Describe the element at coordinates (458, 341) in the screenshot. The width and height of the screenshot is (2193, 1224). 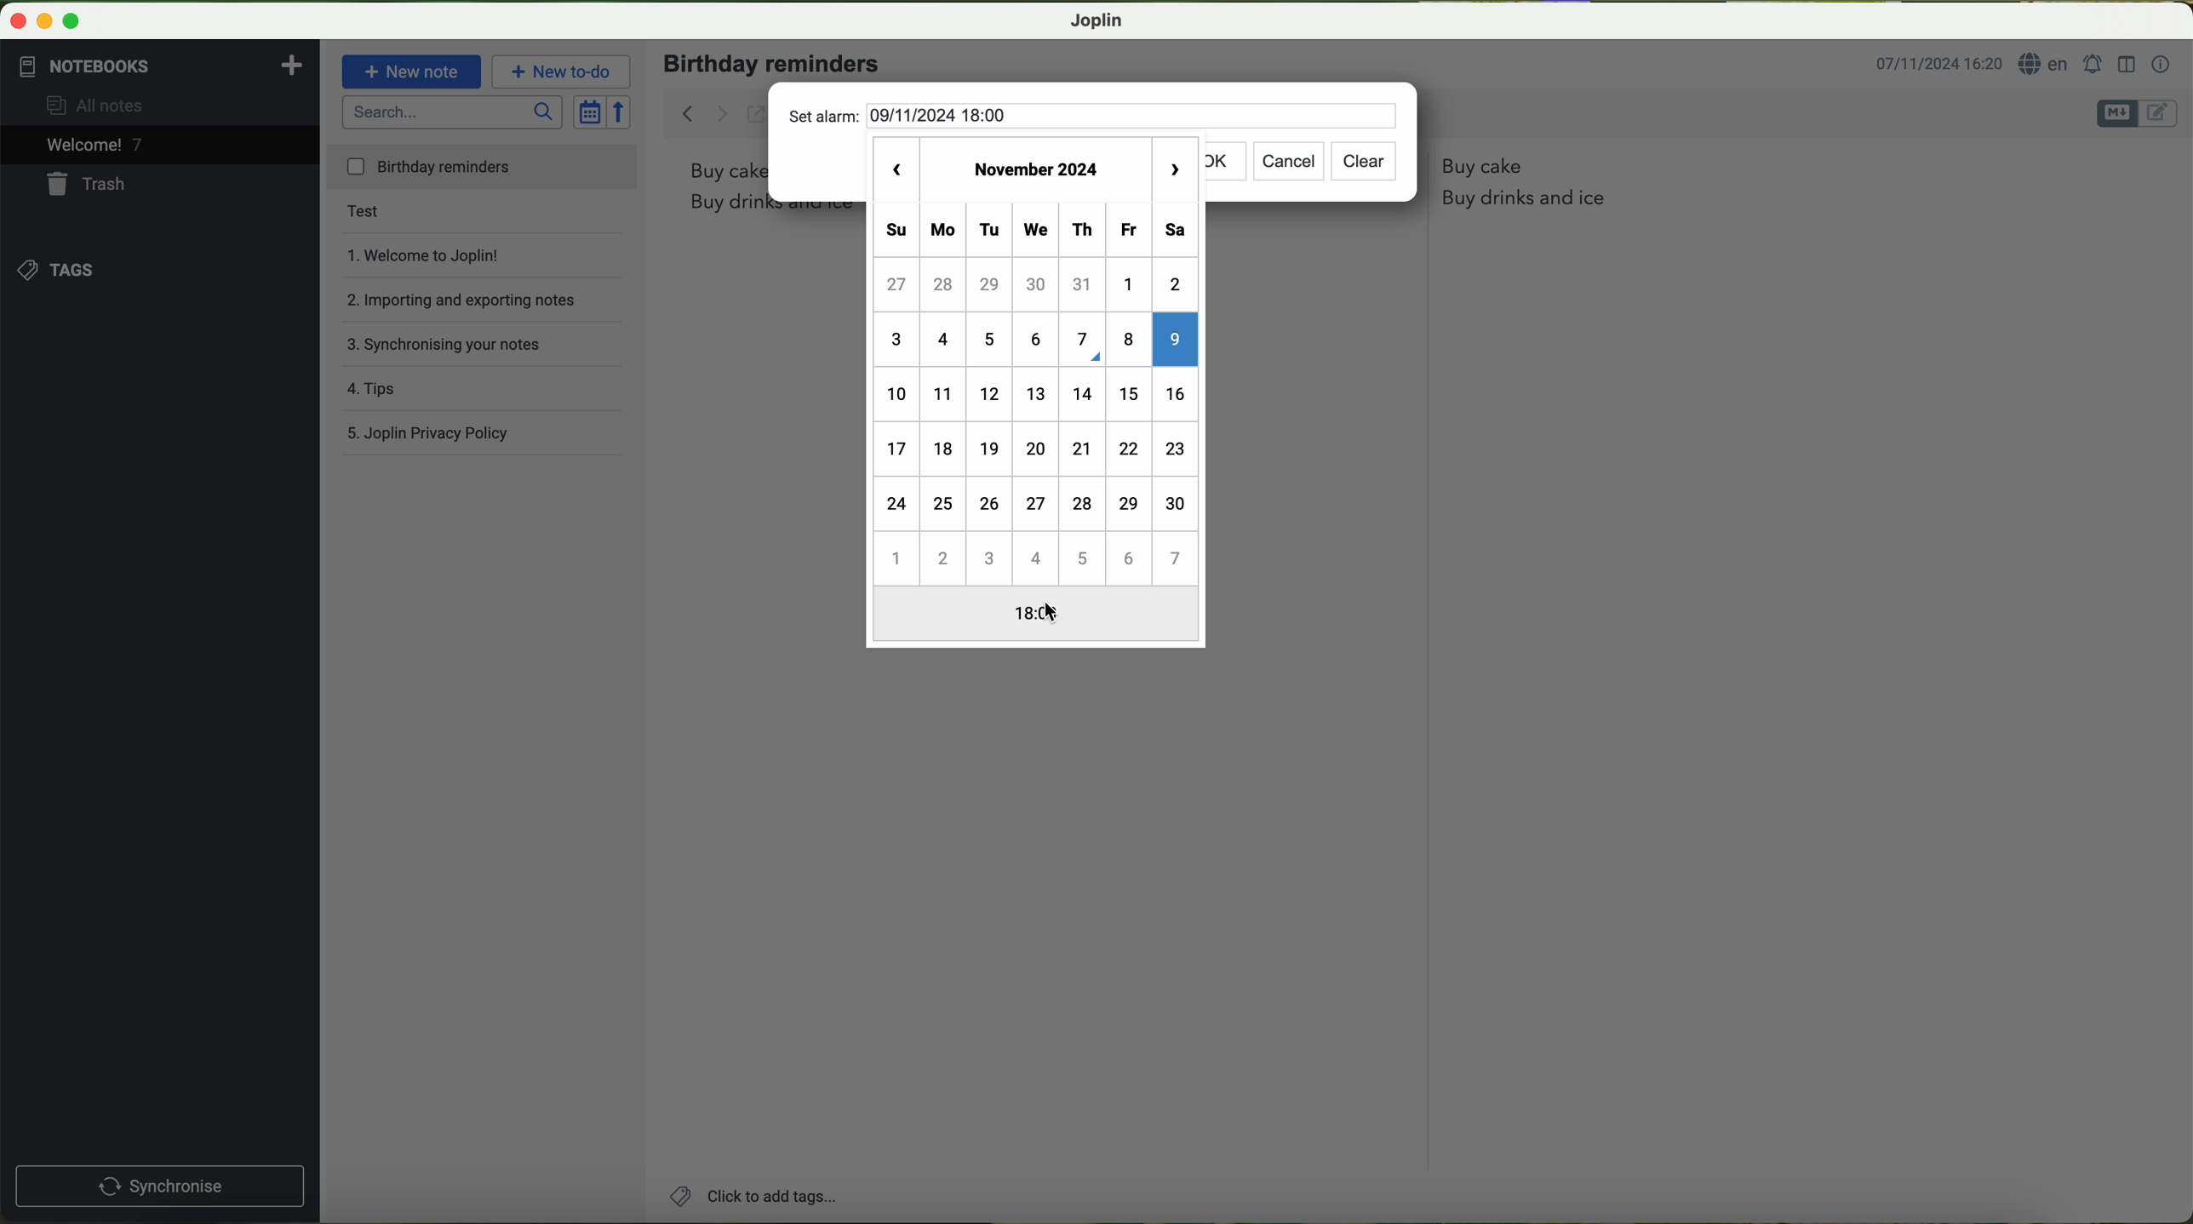
I see `synchronising your notes` at that location.